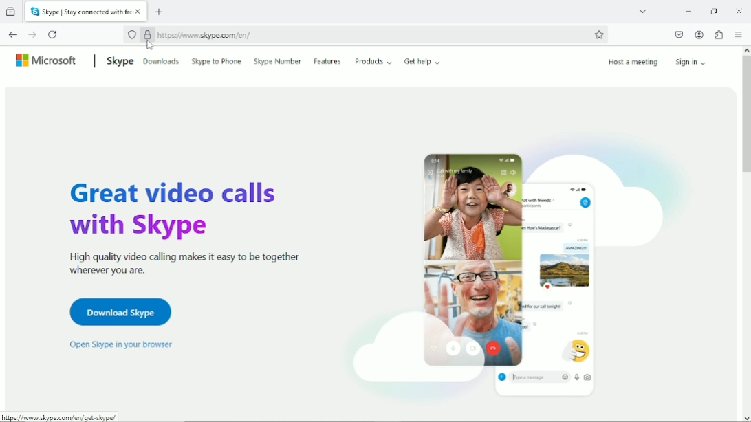 Image resolution: width=751 pixels, height=422 pixels. Describe the element at coordinates (13, 34) in the screenshot. I see `Go back` at that location.